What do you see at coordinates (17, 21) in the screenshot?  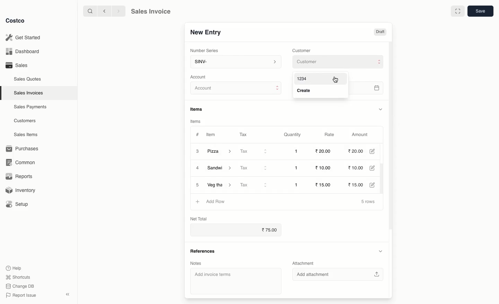 I see `Costco` at bounding box center [17, 21].